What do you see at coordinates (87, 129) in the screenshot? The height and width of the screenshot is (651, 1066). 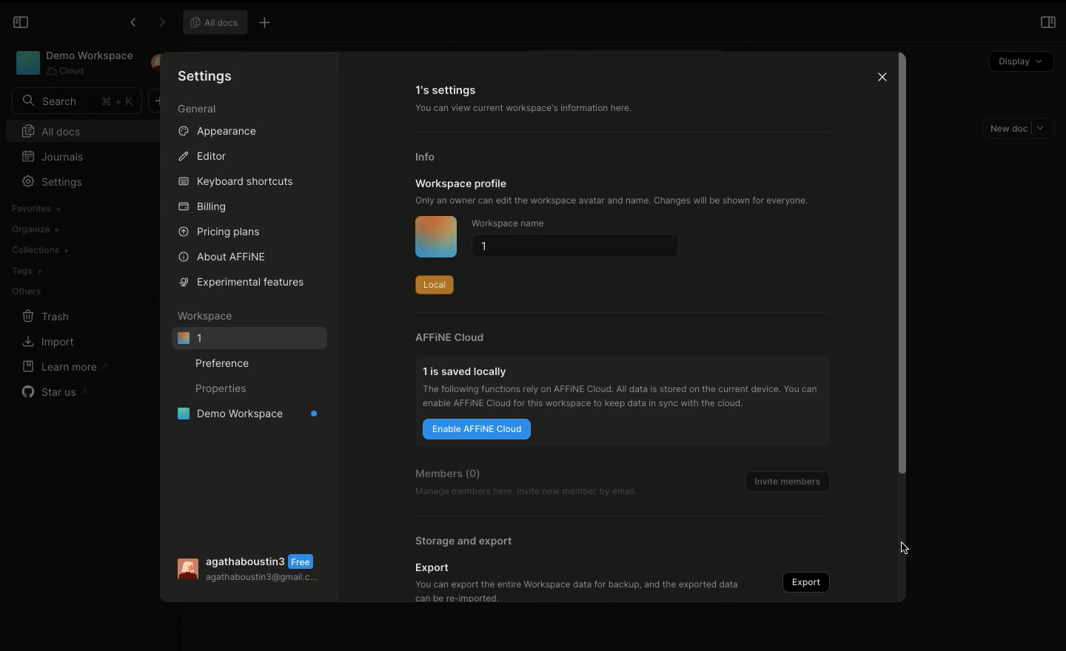 I see `All docs` at bounding box center [87, 129].